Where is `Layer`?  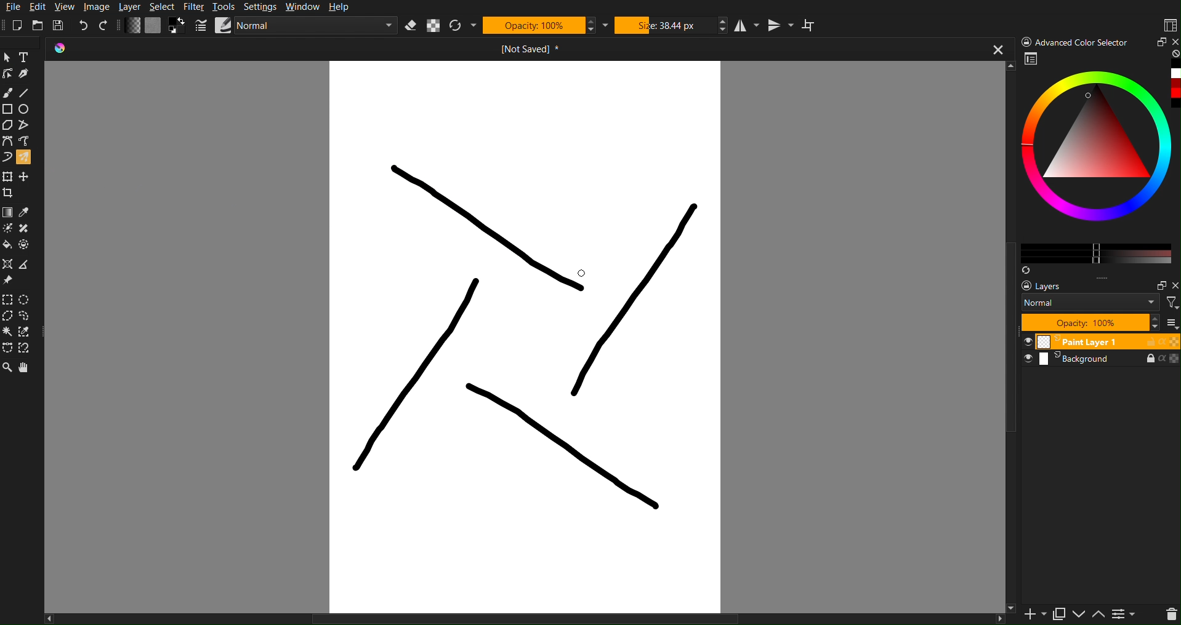
Layer is located at coordinates (134, 7).